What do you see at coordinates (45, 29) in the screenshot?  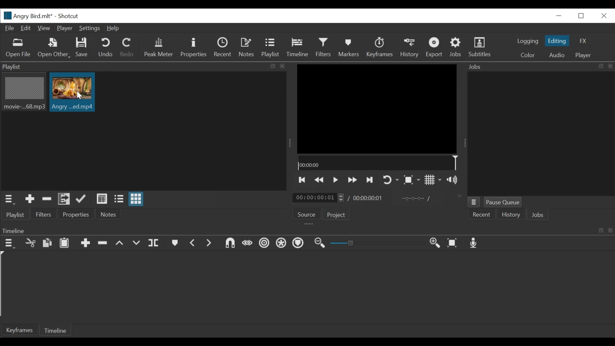 I see `View` at bounding box center [45, 29].